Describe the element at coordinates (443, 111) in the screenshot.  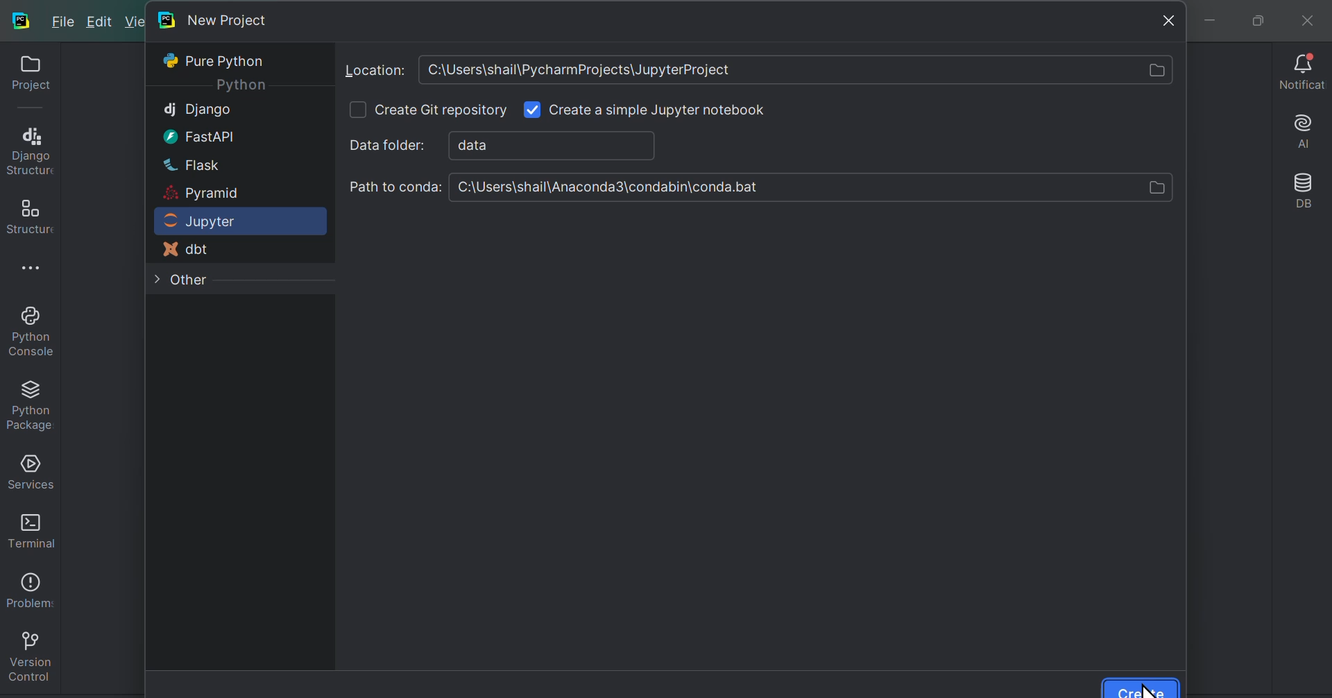
I see `Create git repository` at that location.